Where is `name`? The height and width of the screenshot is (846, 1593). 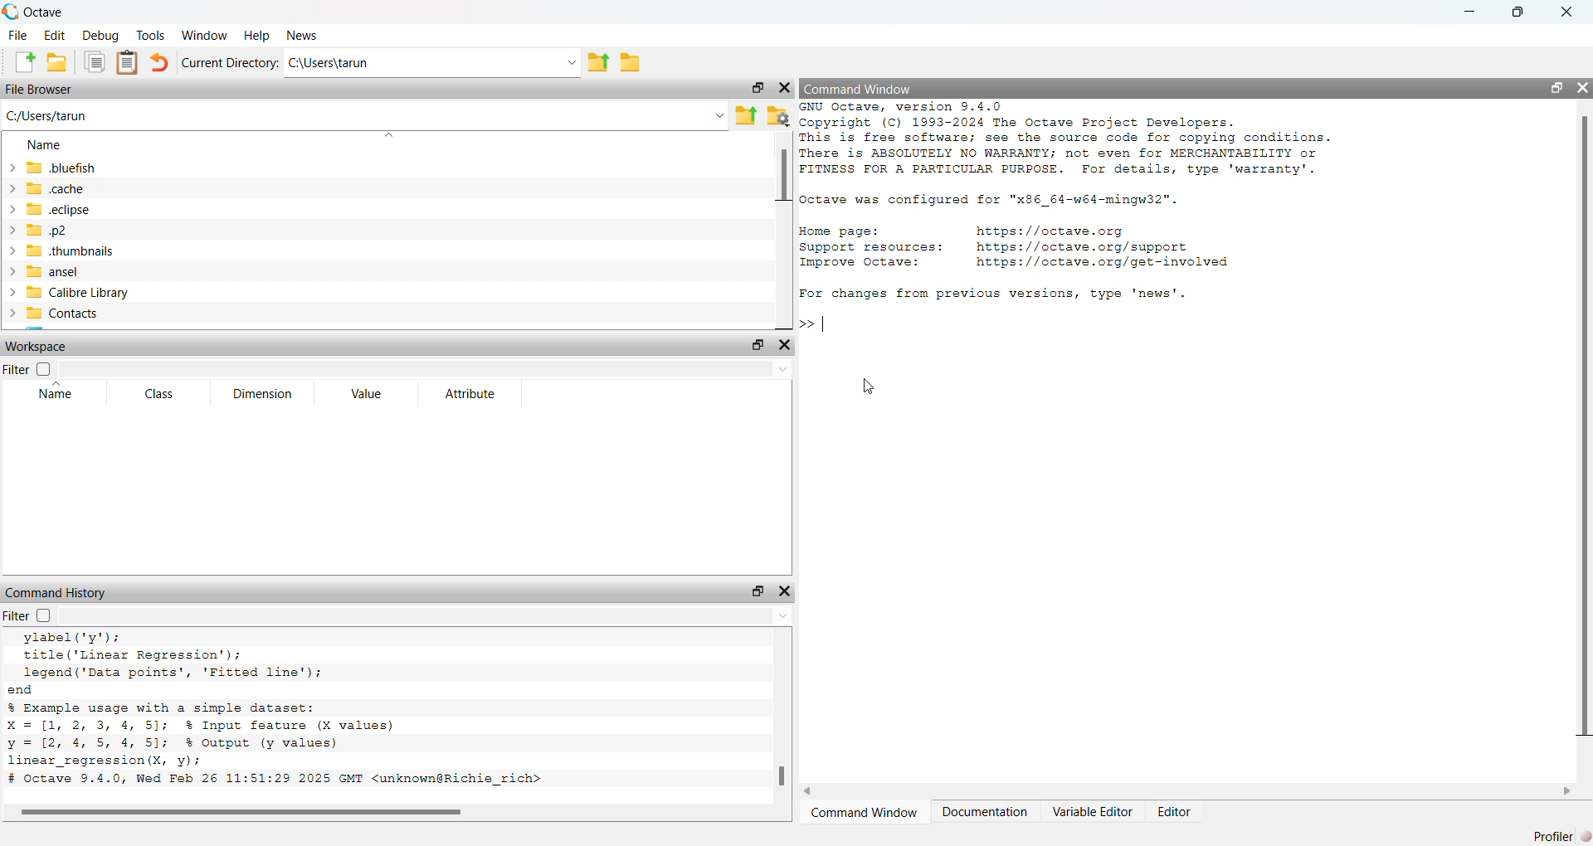 name is located at coordinates (54, 395).